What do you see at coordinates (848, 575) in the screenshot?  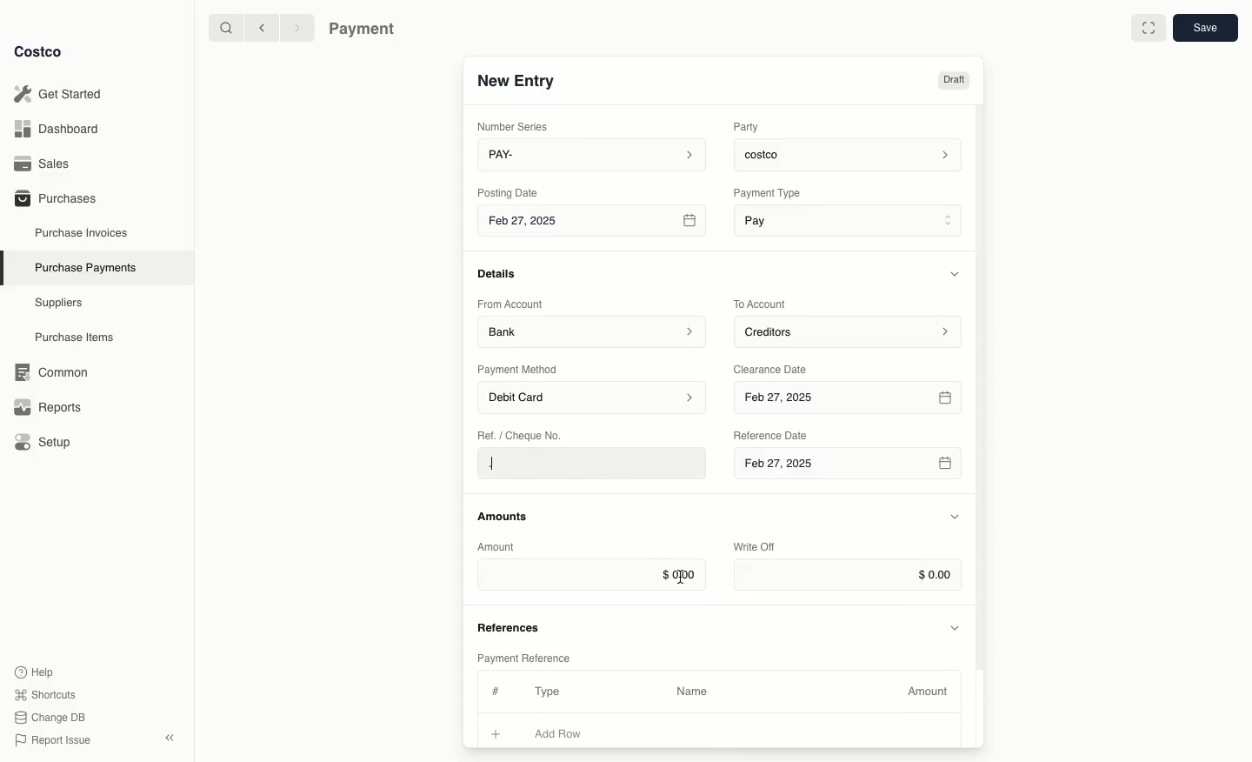 I see `$0.00` at bounding box center [848, 575].